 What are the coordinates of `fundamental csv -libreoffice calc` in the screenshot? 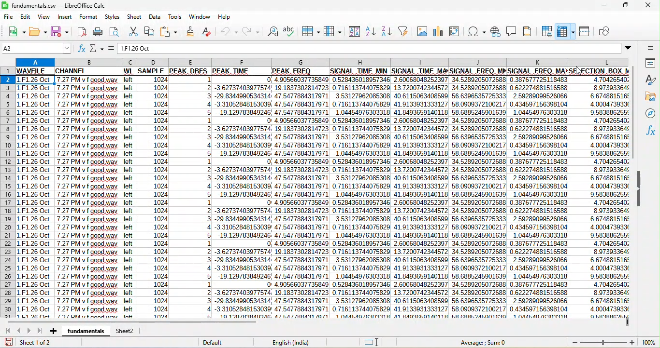 It's located at (57, 4).